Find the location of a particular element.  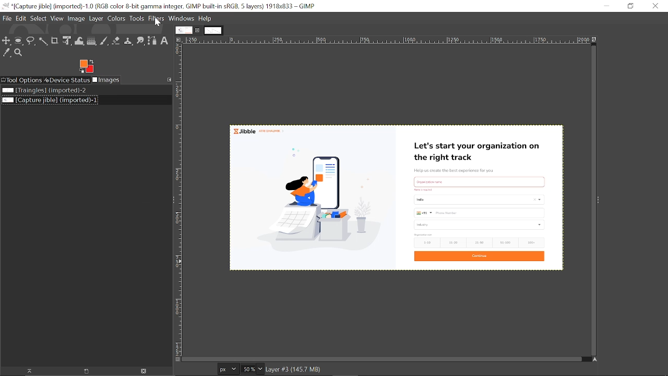

Current zoom is located at coordinates (248, 369).